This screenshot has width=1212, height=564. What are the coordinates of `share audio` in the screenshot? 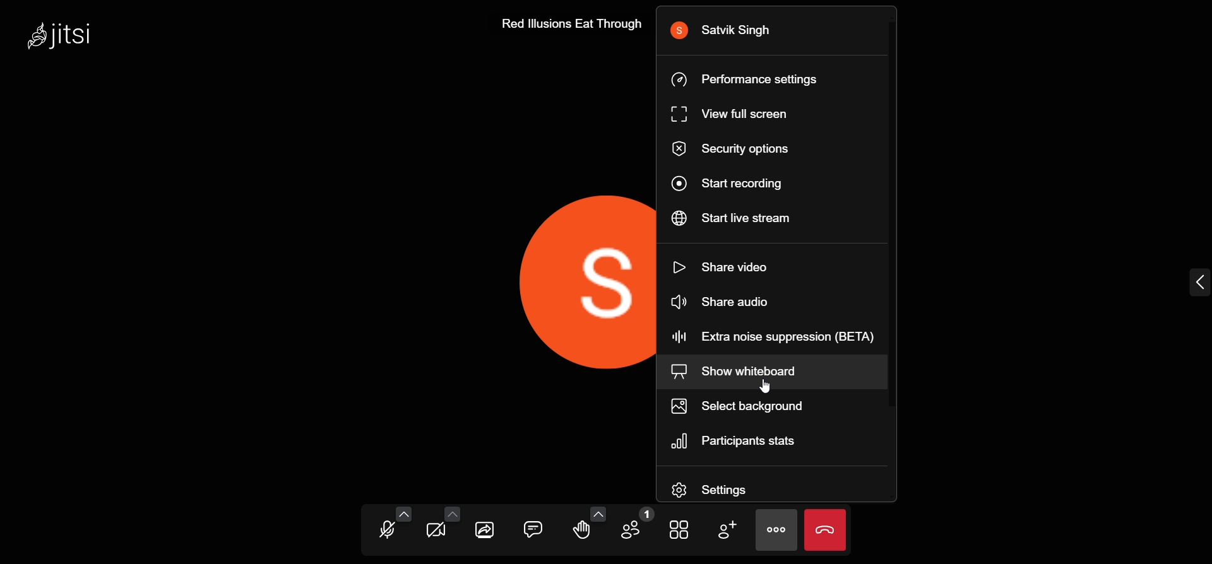 It's located at (730, 302).